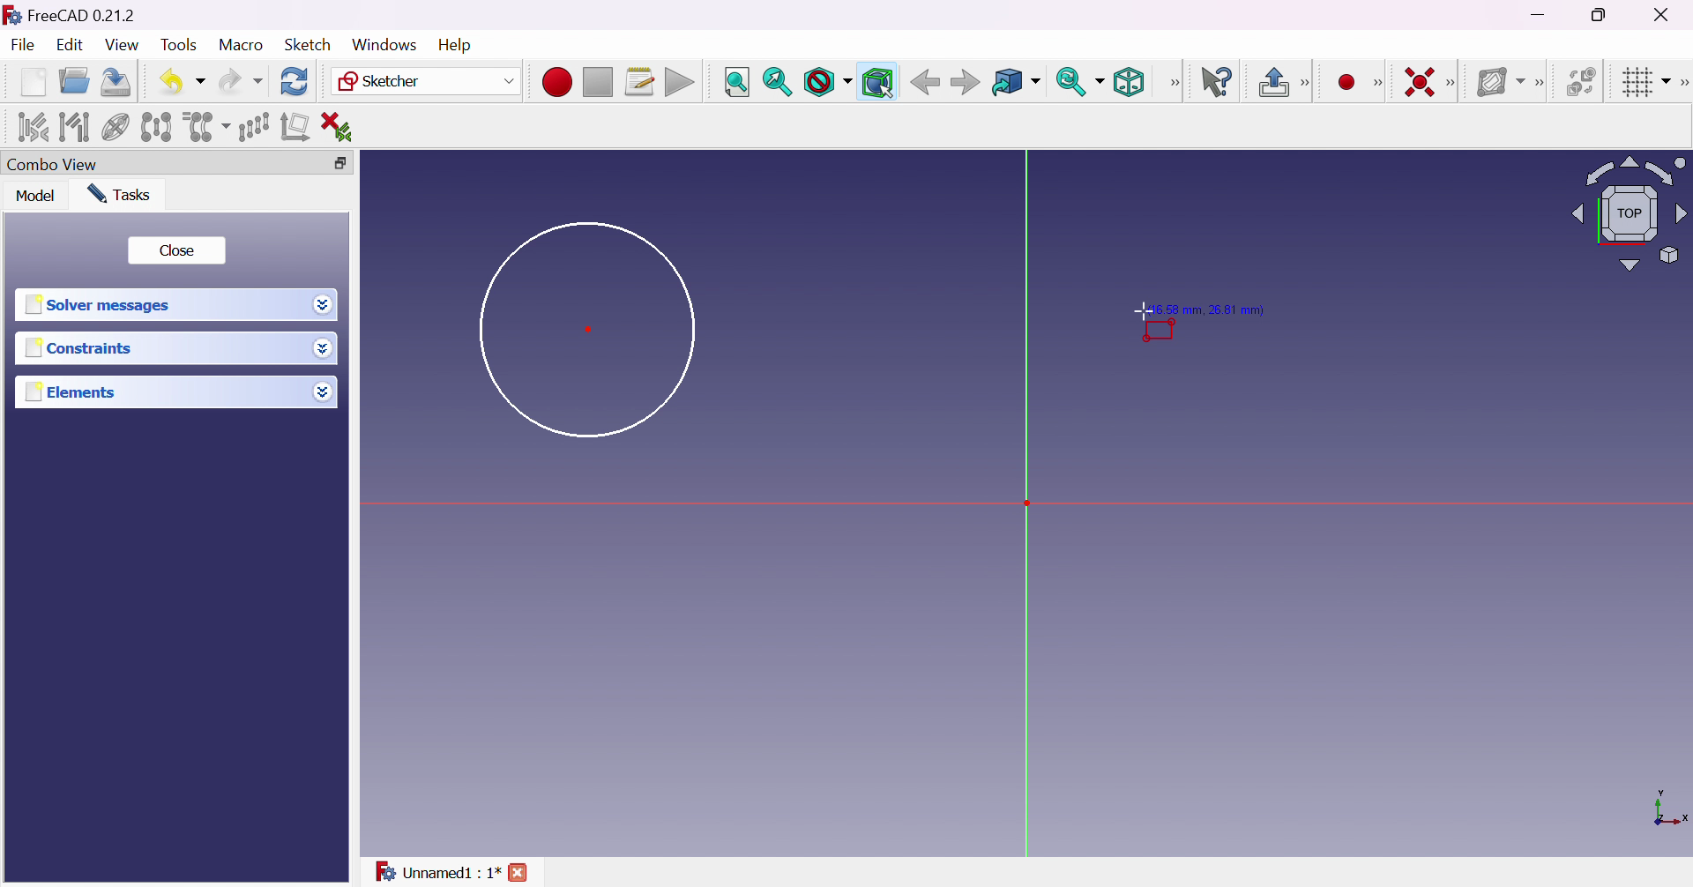 The image size is (1693, 887). Describe the element at coordinates (1501, 81) in the screenshot. I see `Show/hide B-spline information layer` at that location.